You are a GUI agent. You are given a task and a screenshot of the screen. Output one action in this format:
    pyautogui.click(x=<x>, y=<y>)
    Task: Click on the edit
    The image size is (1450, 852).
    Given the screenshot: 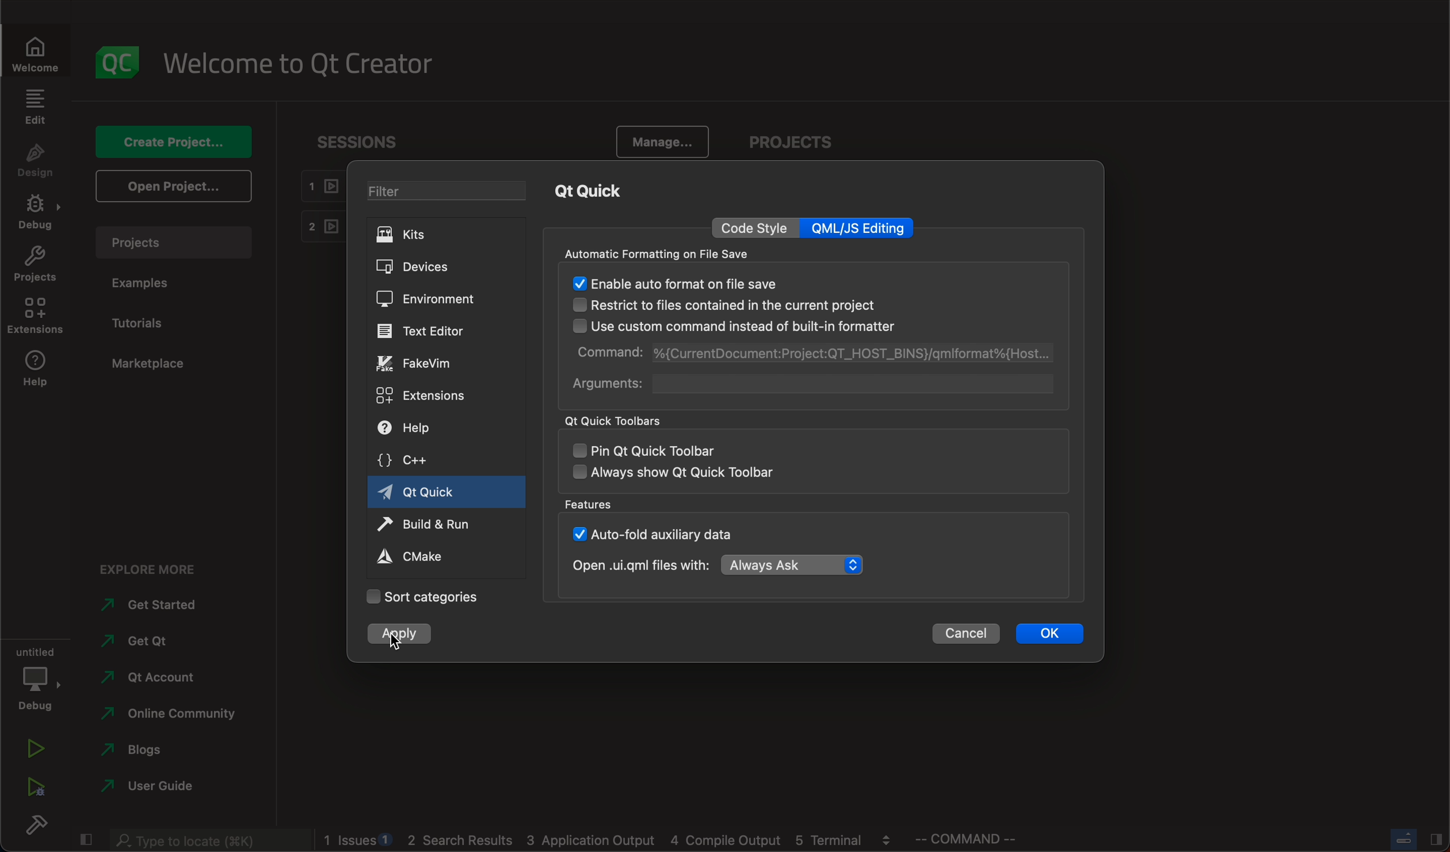 What is the action you would take?
    pyautogui.click(x=36, y=108)
    